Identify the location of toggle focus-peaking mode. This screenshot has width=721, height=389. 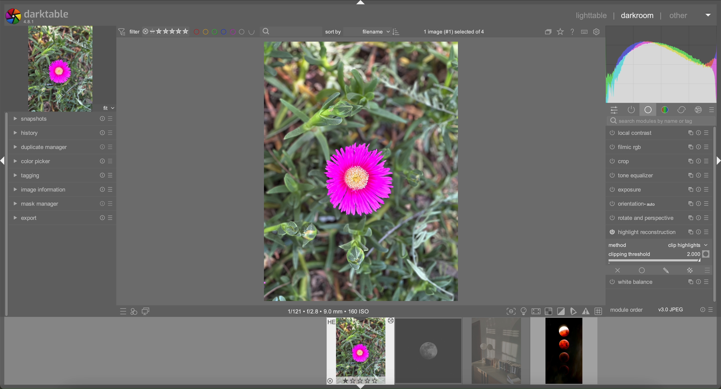
(511, 311).